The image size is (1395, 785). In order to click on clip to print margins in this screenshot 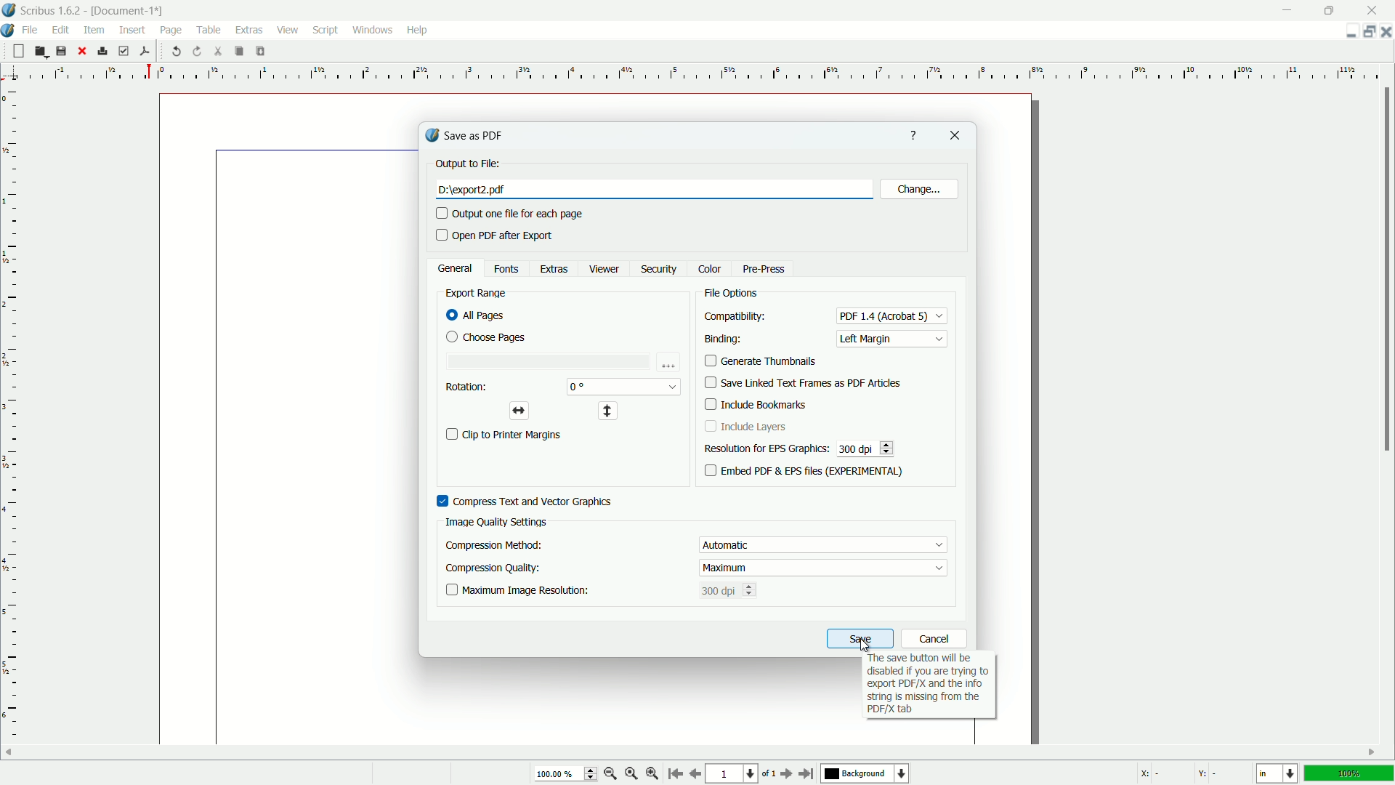, I will do `click(504, 435)`.